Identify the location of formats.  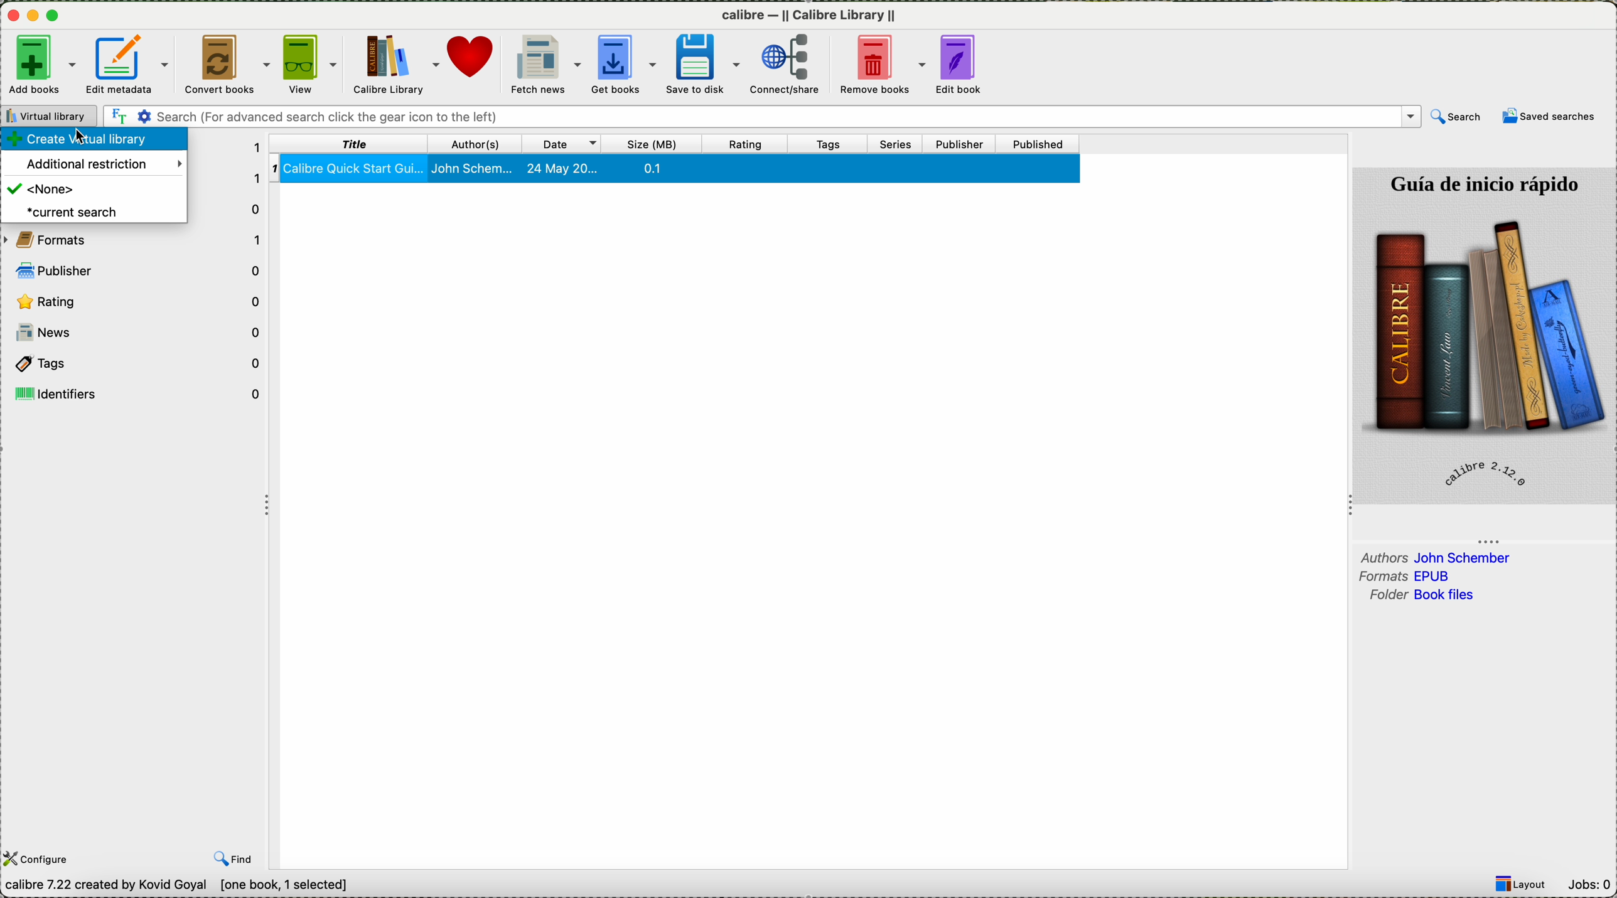
(136, 239).